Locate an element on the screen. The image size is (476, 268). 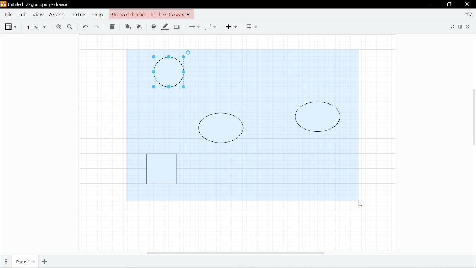
Edit is located at coordinates (22, 15).